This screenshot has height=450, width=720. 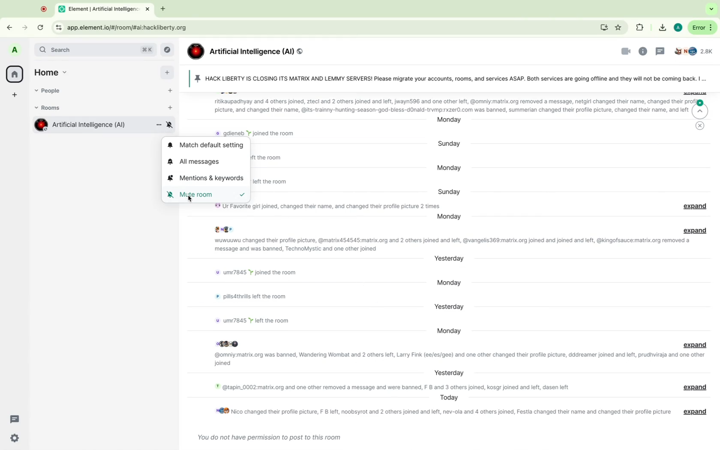 I want to click on informations, so click(x=645, y=51).